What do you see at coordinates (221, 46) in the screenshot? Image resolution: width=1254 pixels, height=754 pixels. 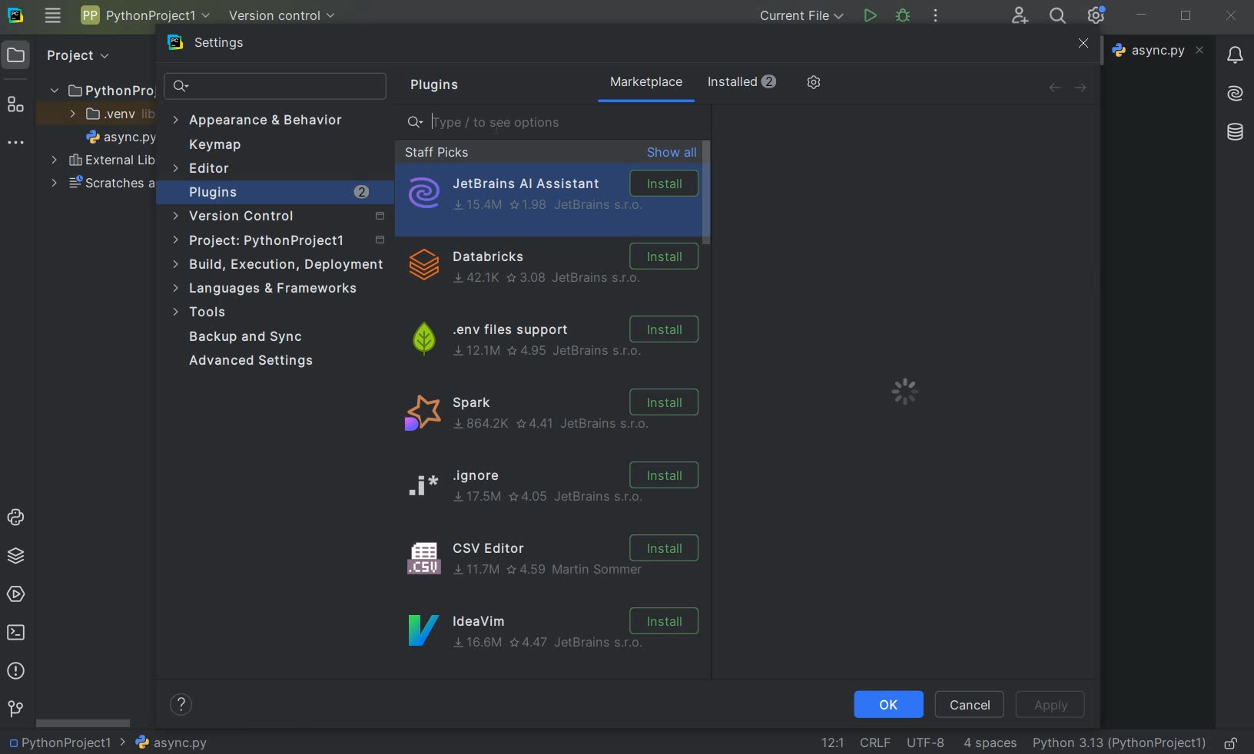 I see `settings` at bounding box center [221, 46].